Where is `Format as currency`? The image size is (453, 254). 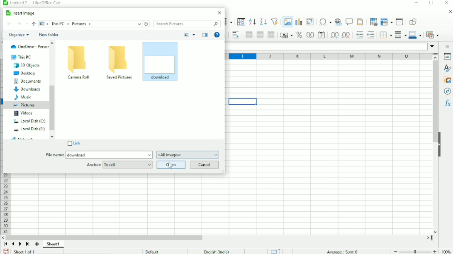 Format as currency is located at coordinates (285, 36).